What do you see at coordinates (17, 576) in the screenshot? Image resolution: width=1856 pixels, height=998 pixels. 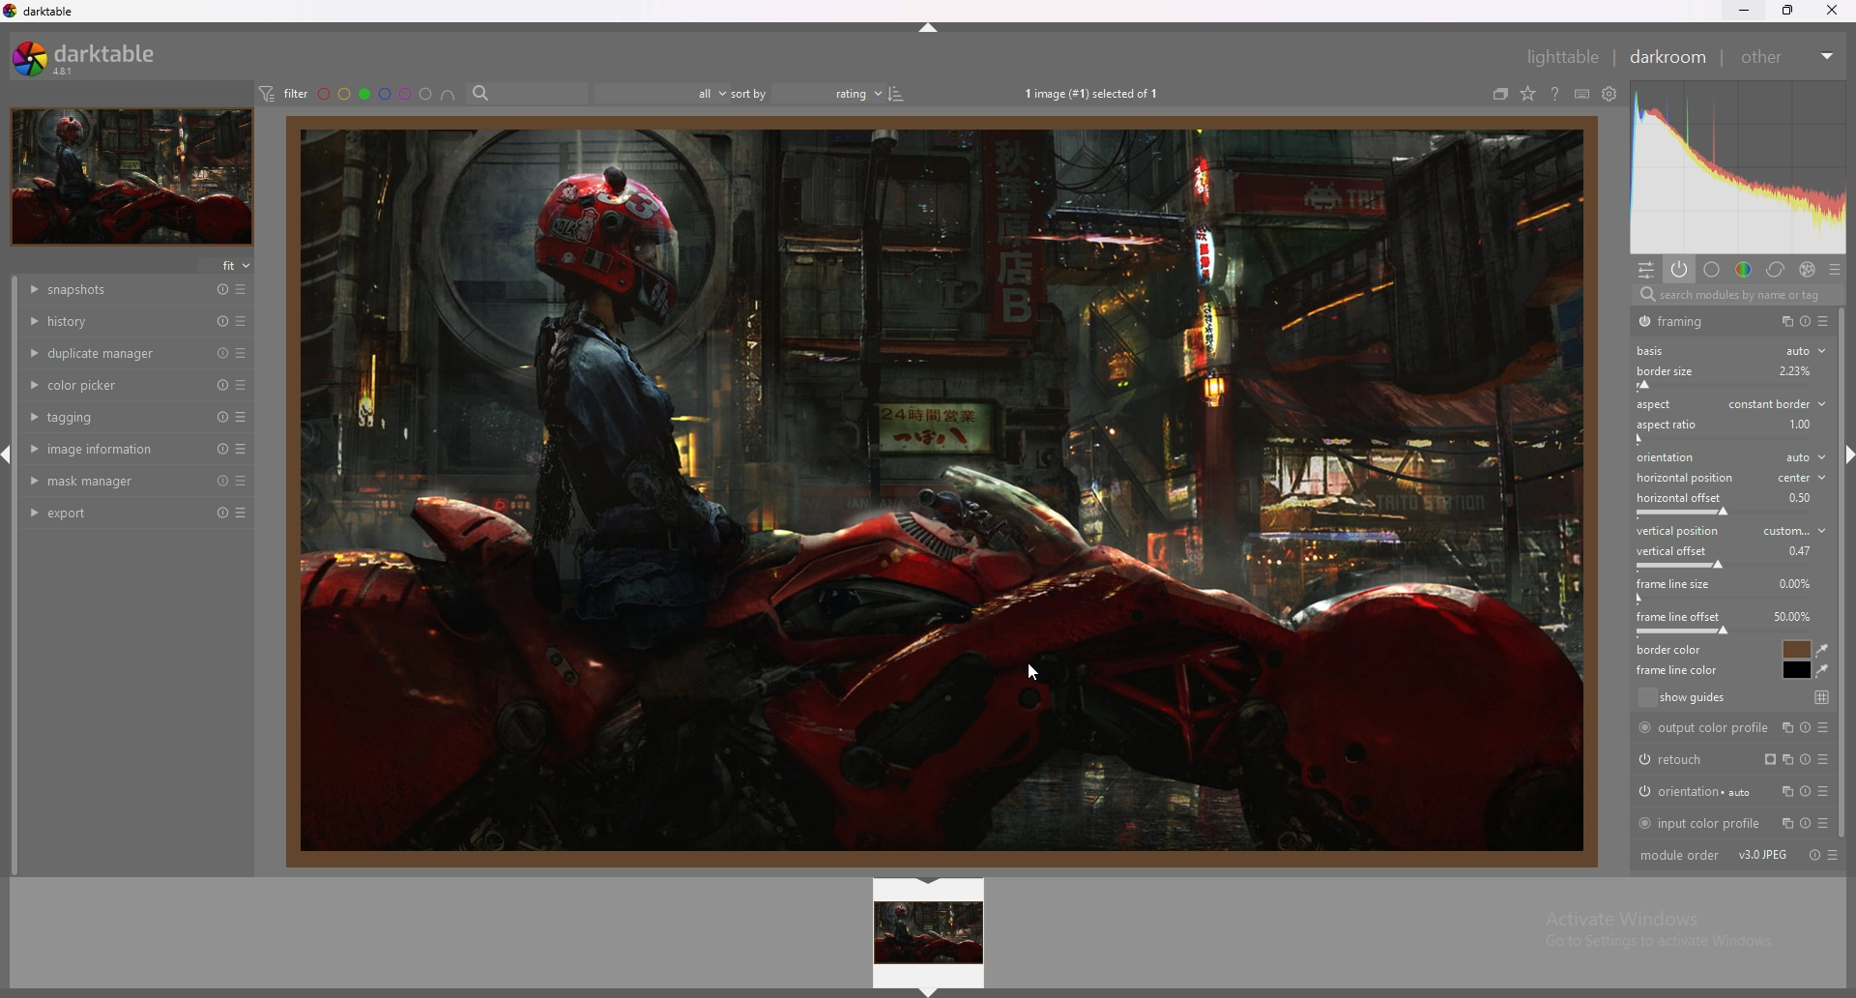 I see `scroll bar` at bounding box center [17, 576].